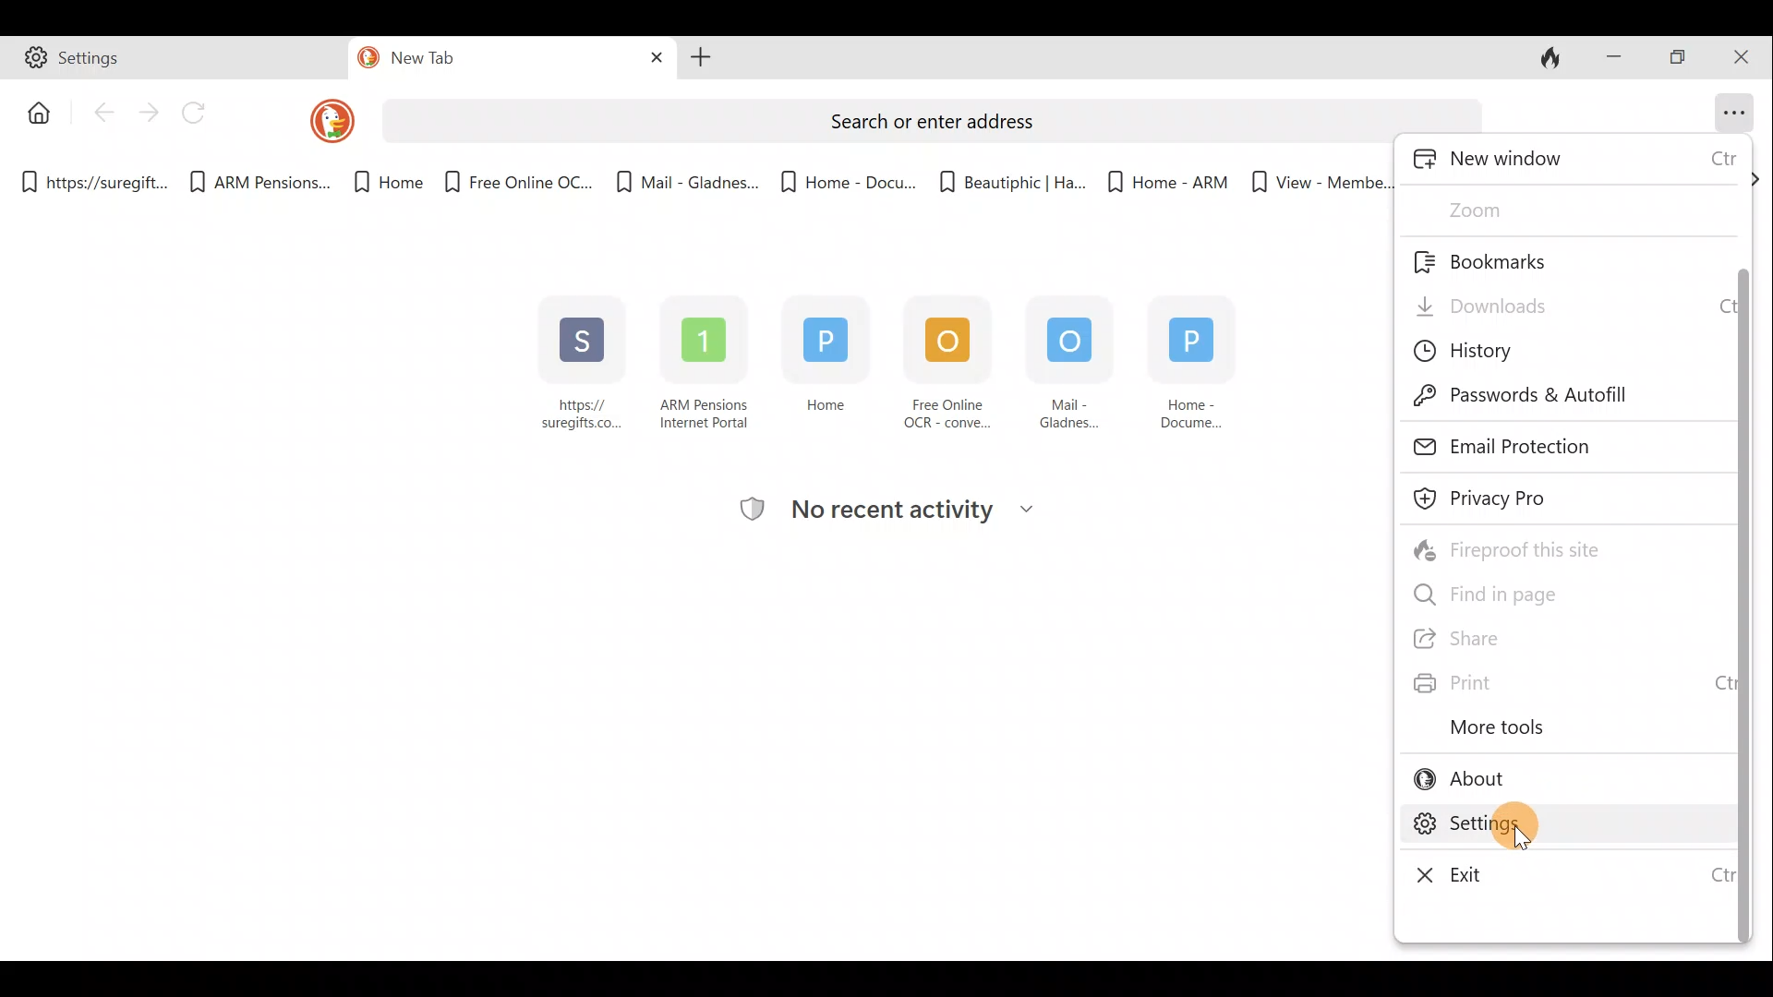 The height and width of the screenshot is (997, 1773). Describe the element at coordinates (1069, 362) in the screenshot. I see `Mail - Gladness` at that location.